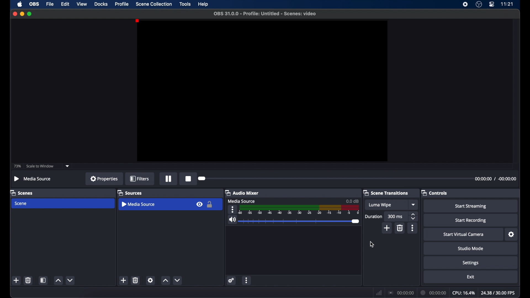 Image resolution: width=530 pixels, height=298 pixels. What do you see at coordinates (471, 248) in the screenshot?
I see `studio mode` at bounding box center [471, 248].